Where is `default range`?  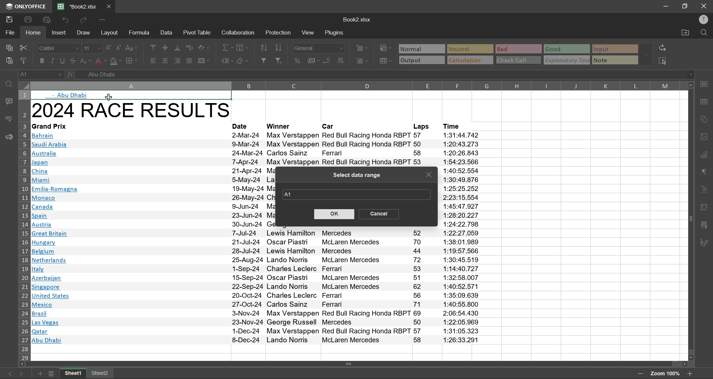
default range is located at coordinates (289, 195).